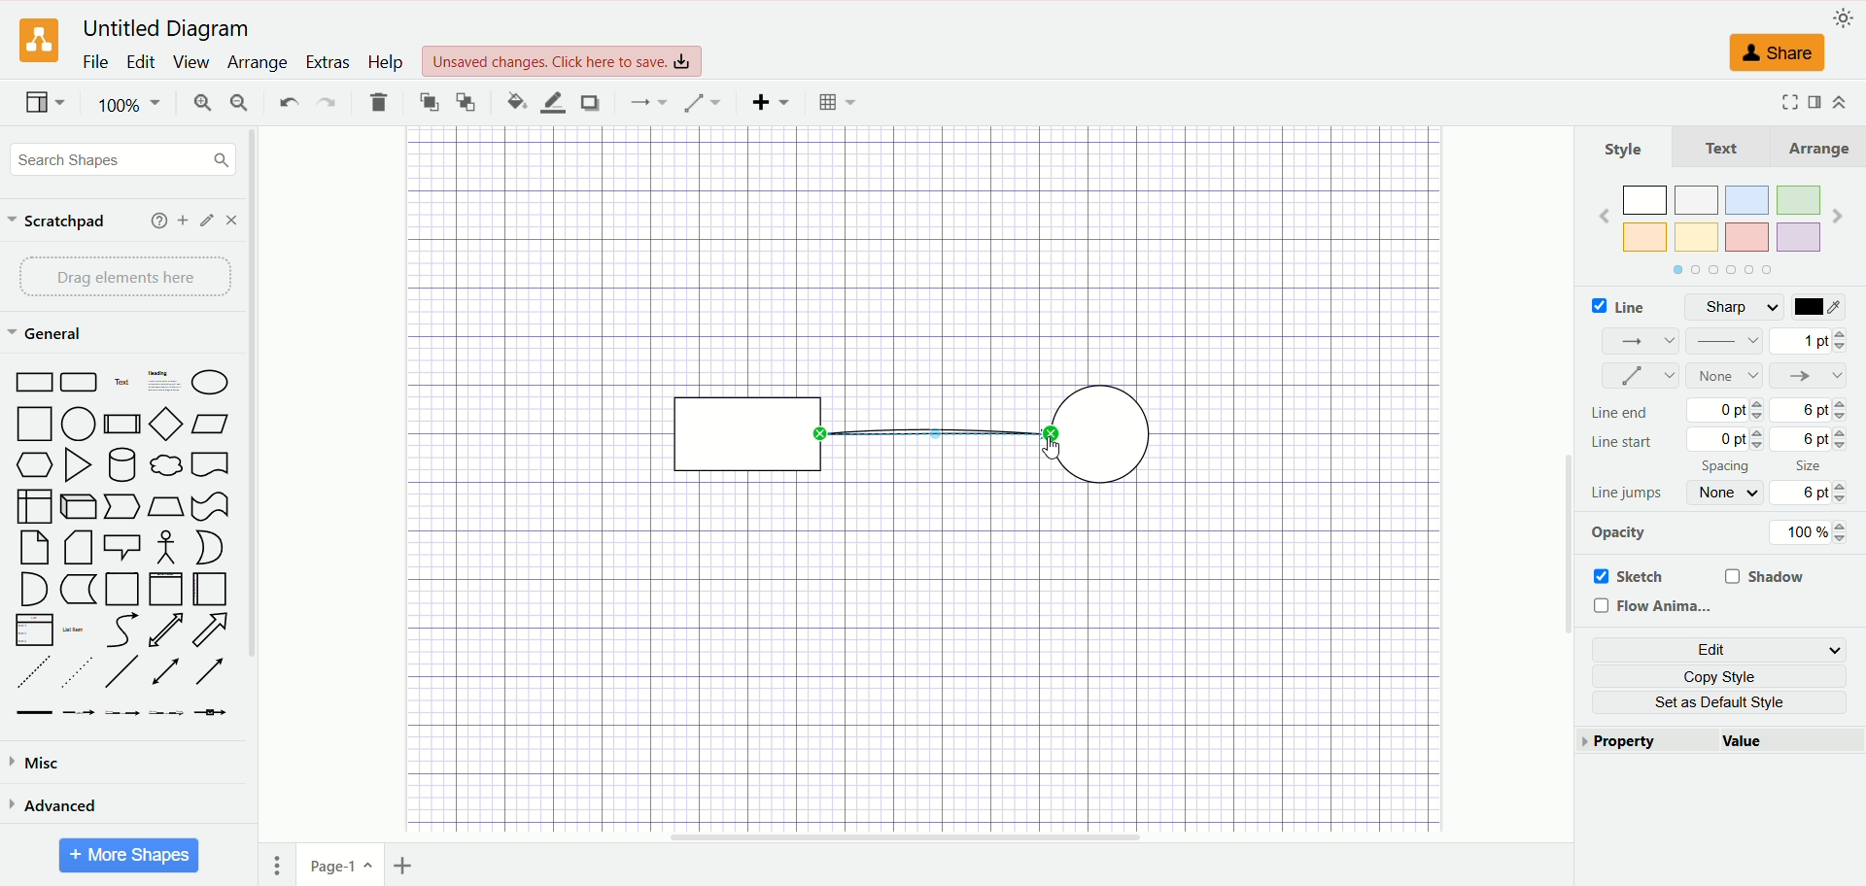 The width and height of the screenshot is (1866, 886). I want to click on opacity, so click(1622, 532).